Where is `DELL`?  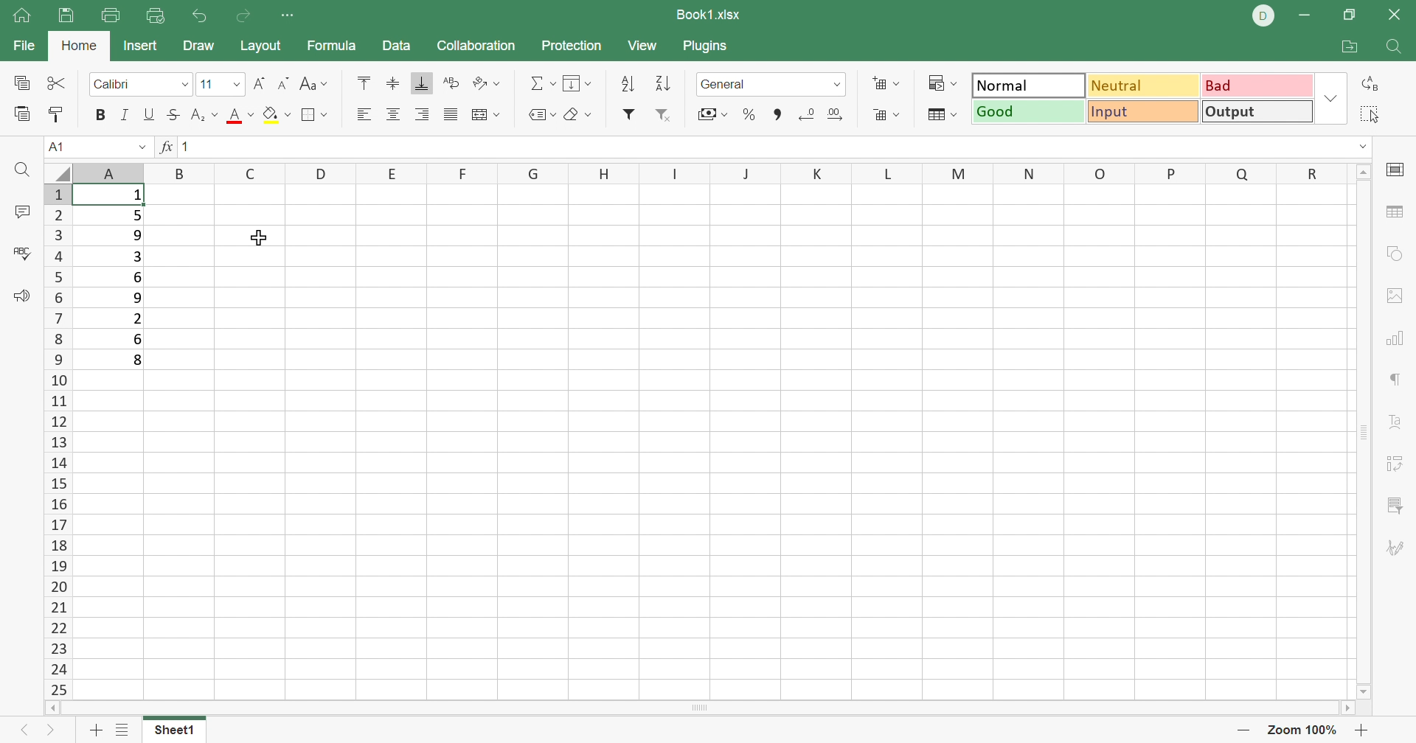 DELL is located at coordinates (1264, 15).